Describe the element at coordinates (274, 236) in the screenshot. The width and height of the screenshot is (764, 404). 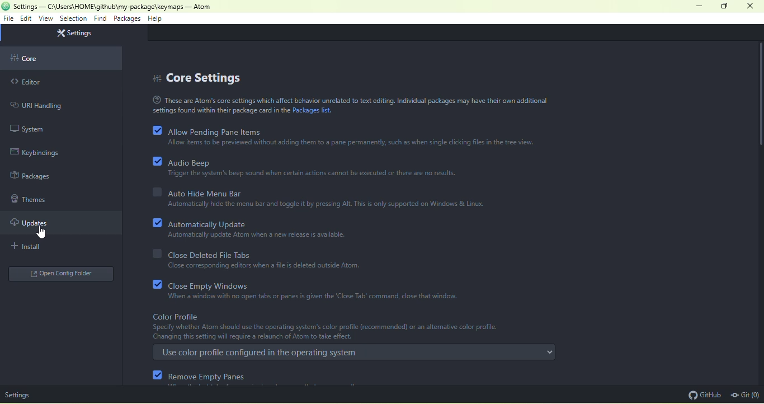
I see `text on automatically update` at that location.